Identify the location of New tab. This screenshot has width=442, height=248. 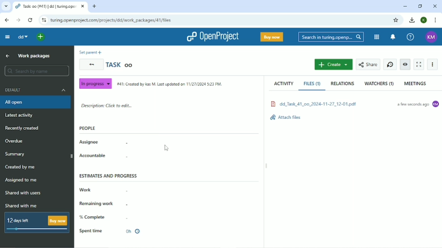
(95, 6).